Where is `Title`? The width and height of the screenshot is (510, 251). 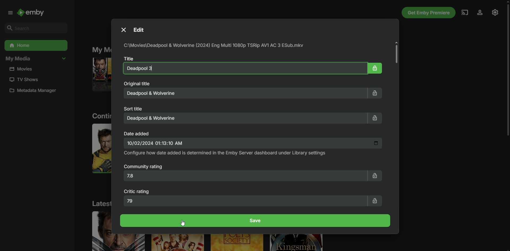
Title is located at coordinates (128, 58).